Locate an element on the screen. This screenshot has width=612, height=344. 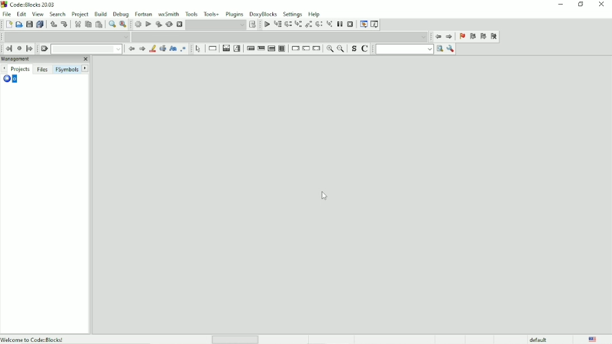
wxSmith is located at coordinates (169, 14).